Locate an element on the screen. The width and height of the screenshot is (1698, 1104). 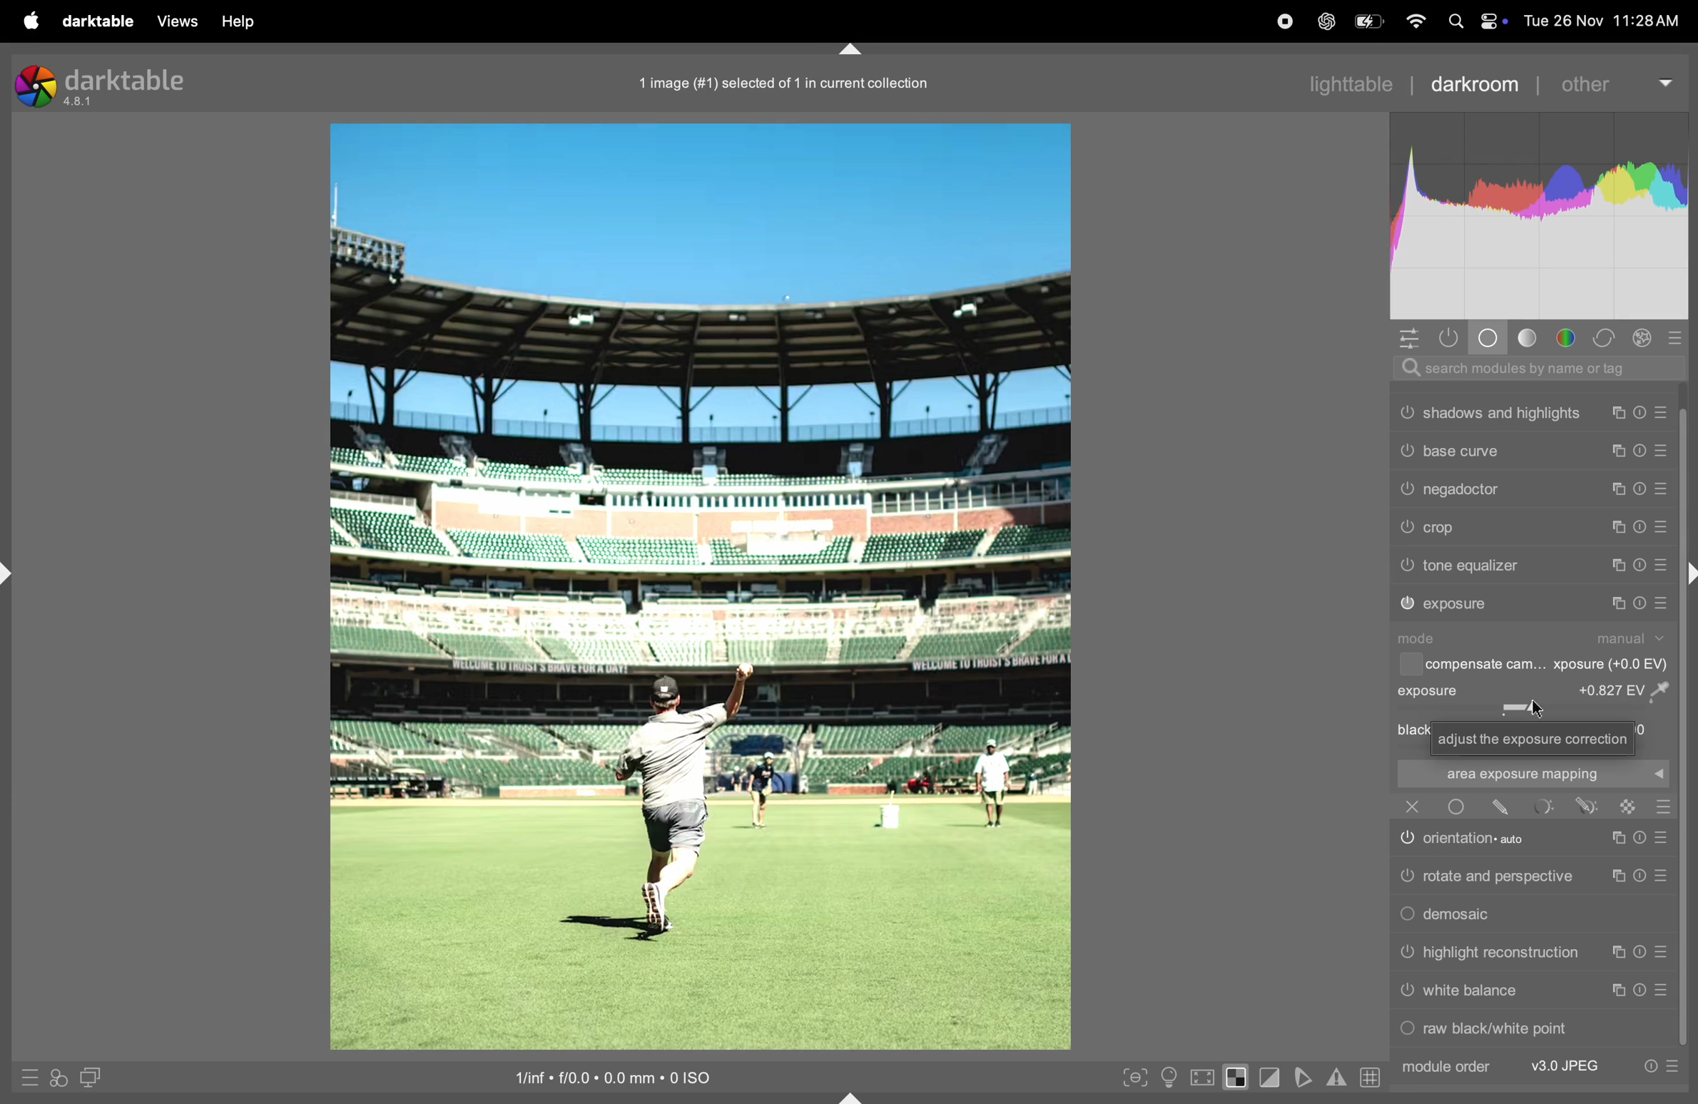
orientation is located at coordinates (1486, 837).